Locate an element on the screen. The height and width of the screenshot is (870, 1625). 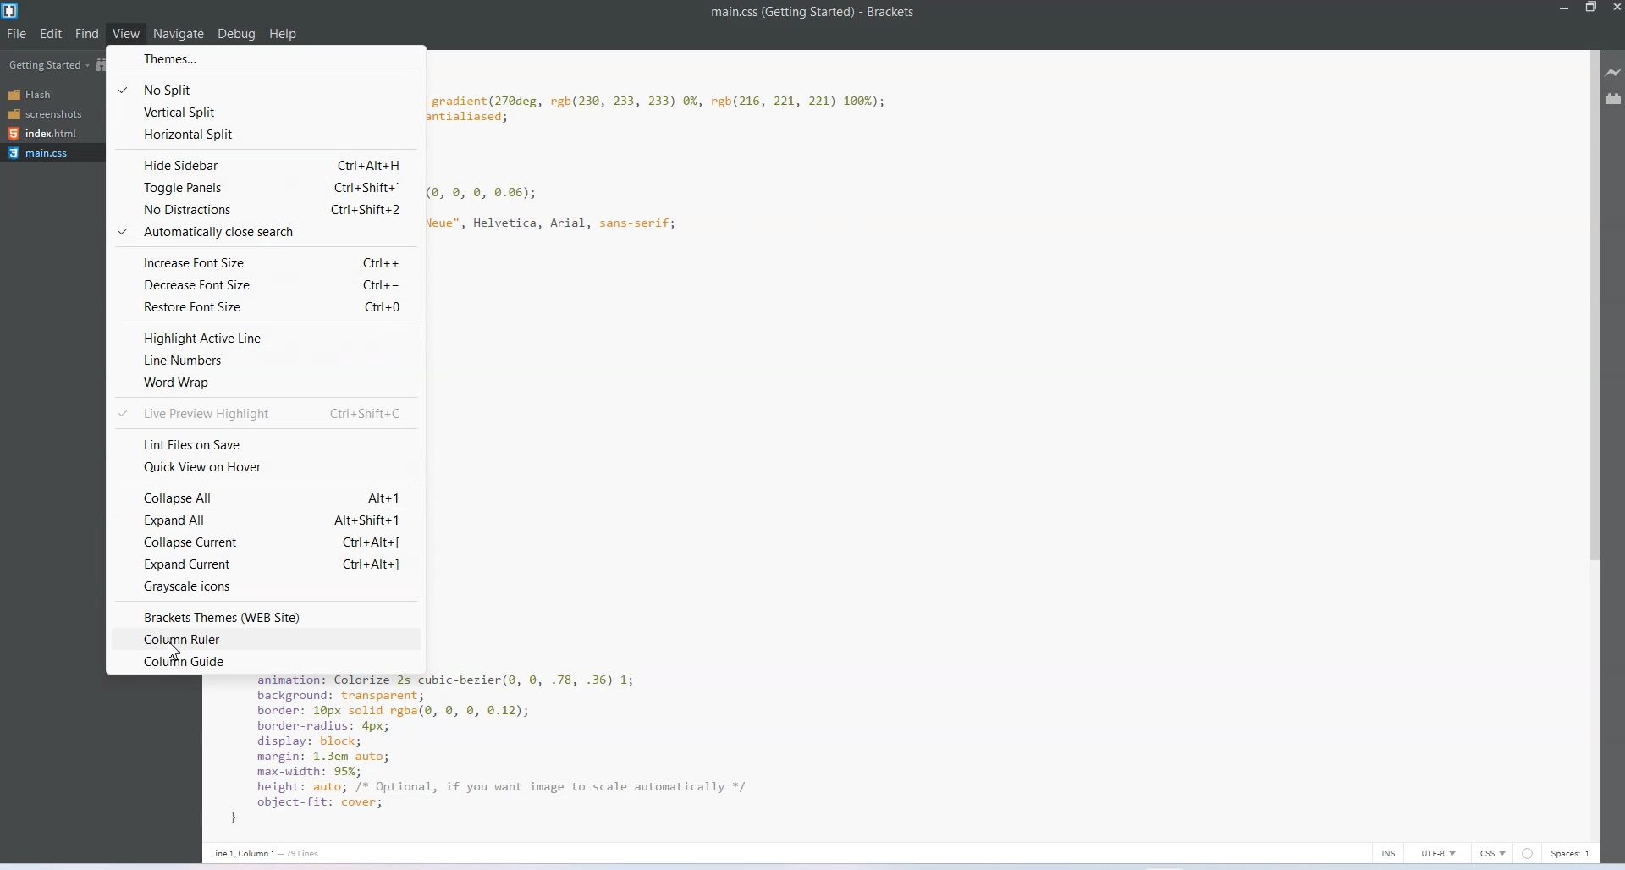
Edit is located at coordinates (52, 33).